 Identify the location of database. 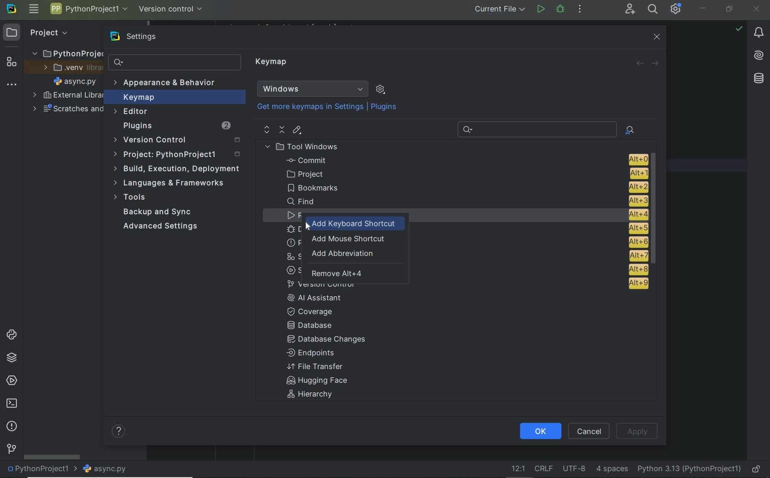
(758, 78).